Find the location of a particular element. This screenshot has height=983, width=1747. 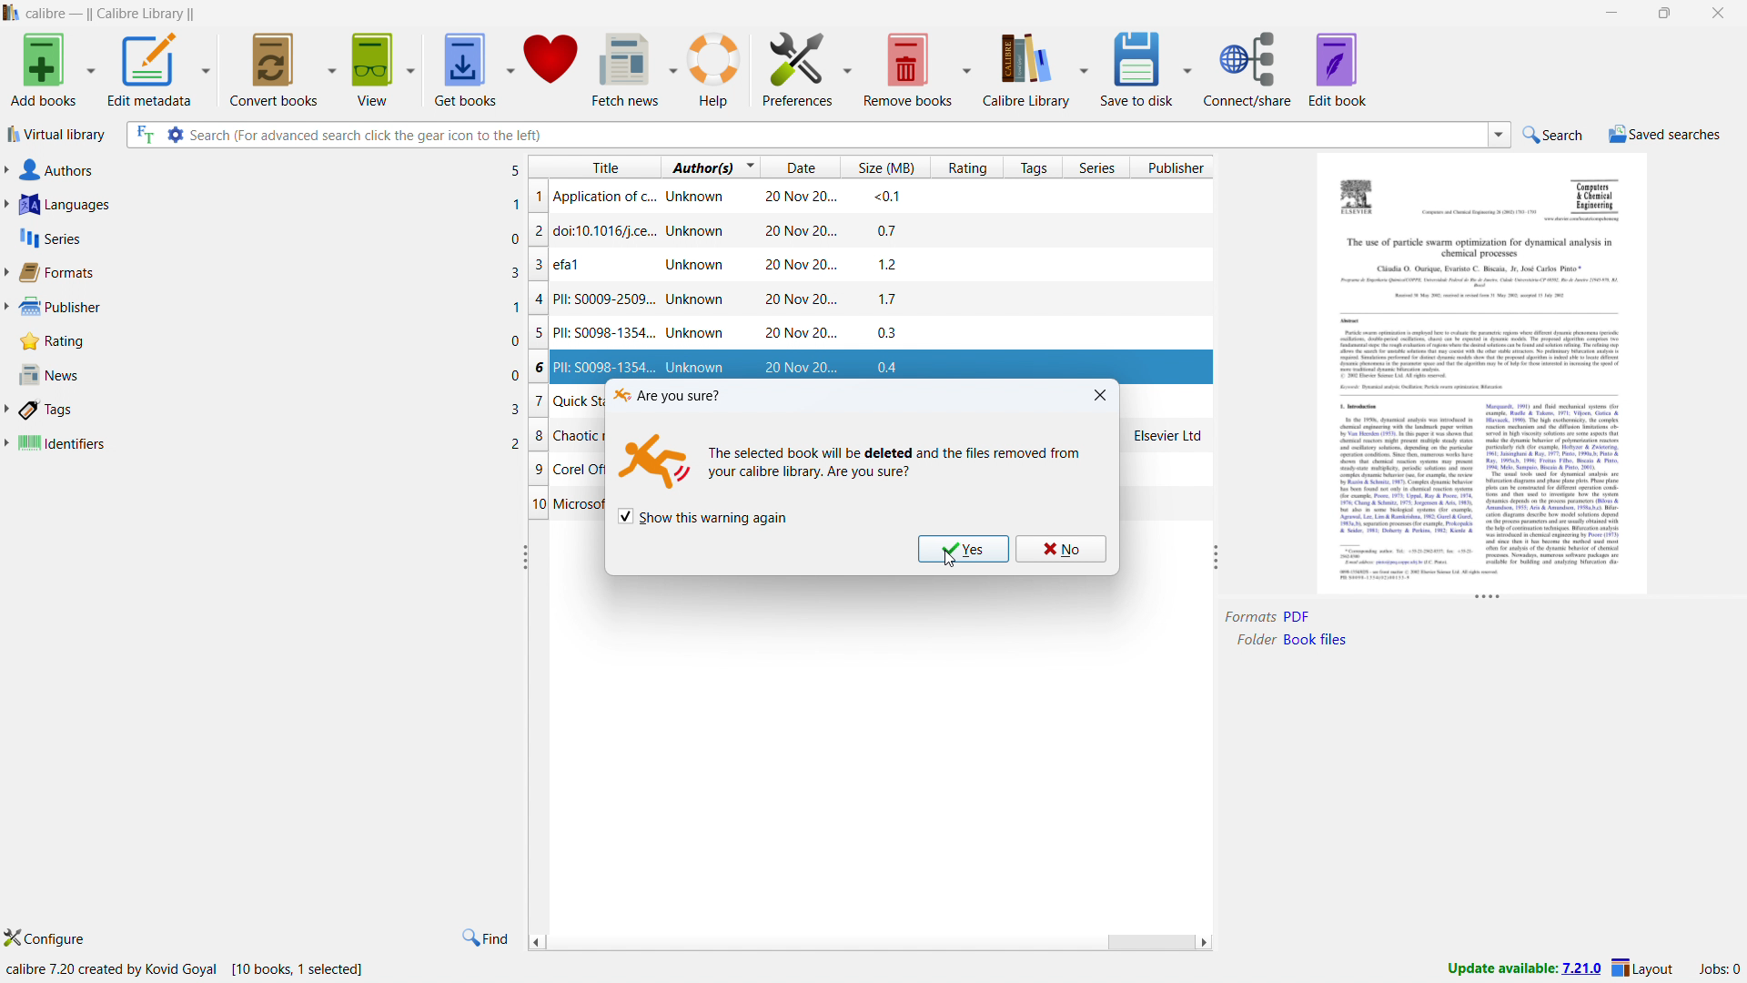

close is located at coordinates (1098, 395).